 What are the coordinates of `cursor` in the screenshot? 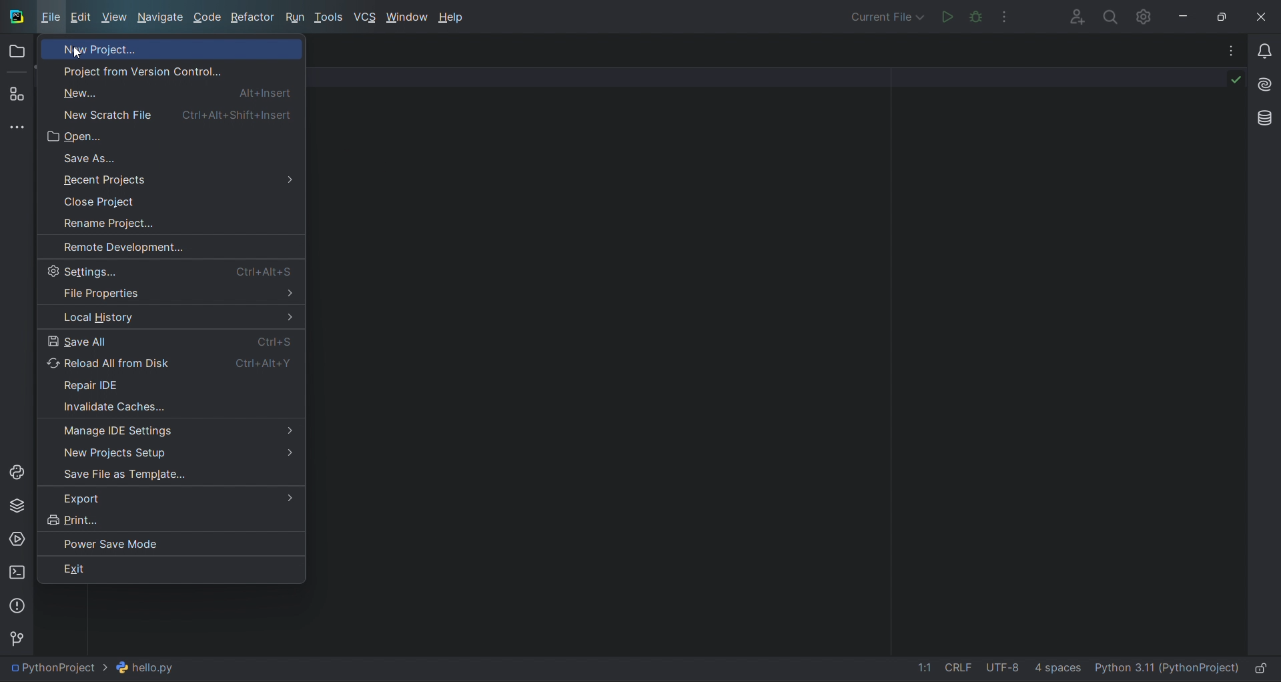 It's located at (78, 53).